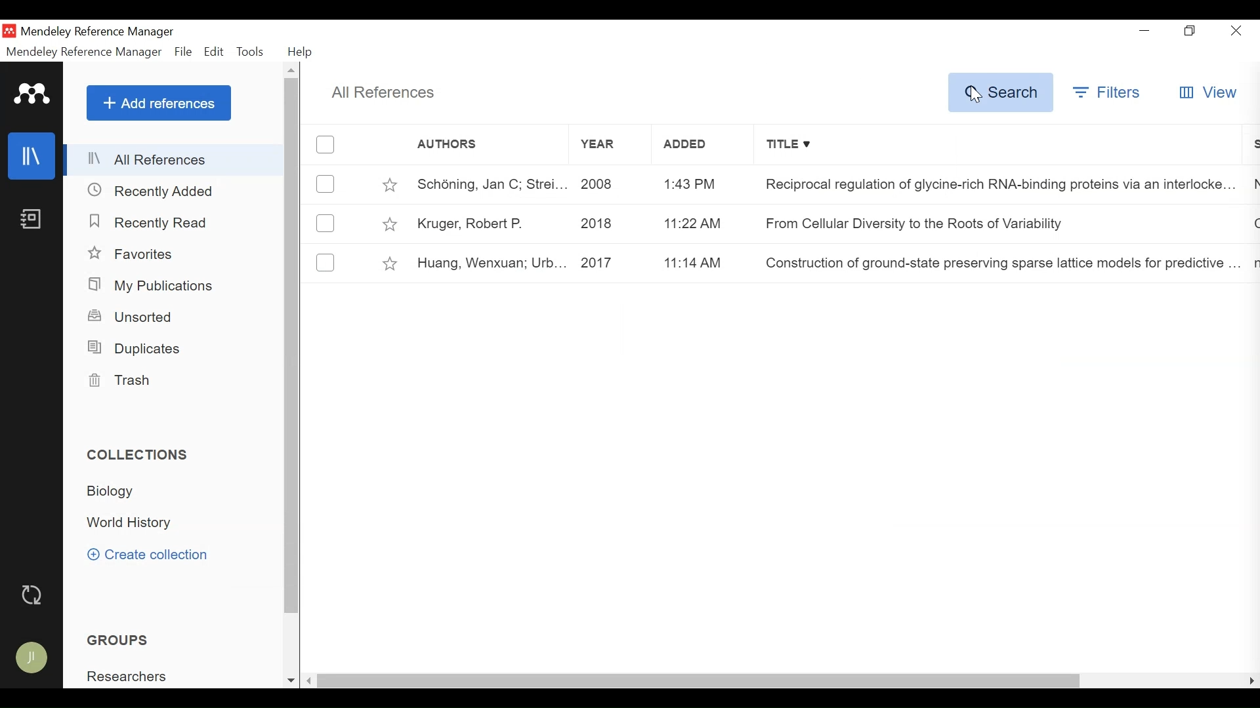 This screenshot has width=1260, height=708. I want to click on Authors, so click(473, 145).